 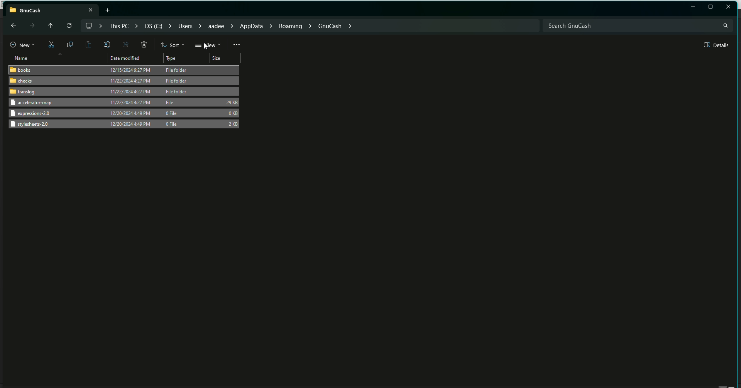 What do you see at coordinates (693, 7) in the screenshot?
I see `Restore` at bounding box center [693, 7].